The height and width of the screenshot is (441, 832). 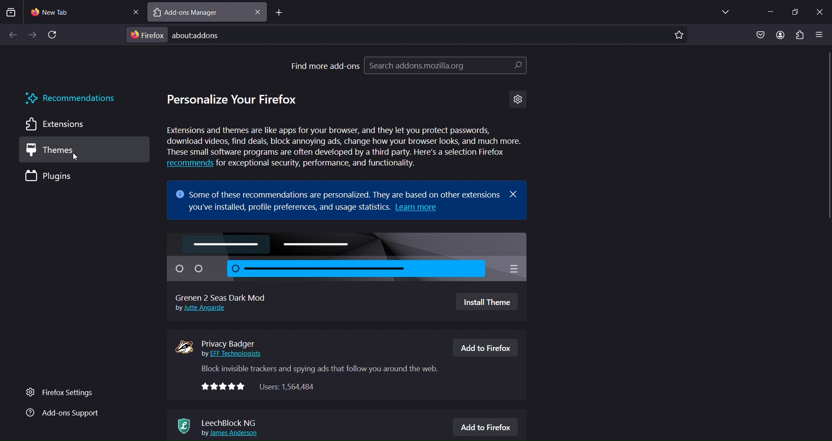 What do you see at coordinates (820, 10) in the screenshot?
I see `close` at bounding box center [820, 10].